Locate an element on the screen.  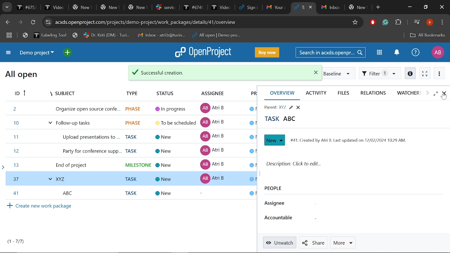
Refresh is located at coordinates (34, 22).